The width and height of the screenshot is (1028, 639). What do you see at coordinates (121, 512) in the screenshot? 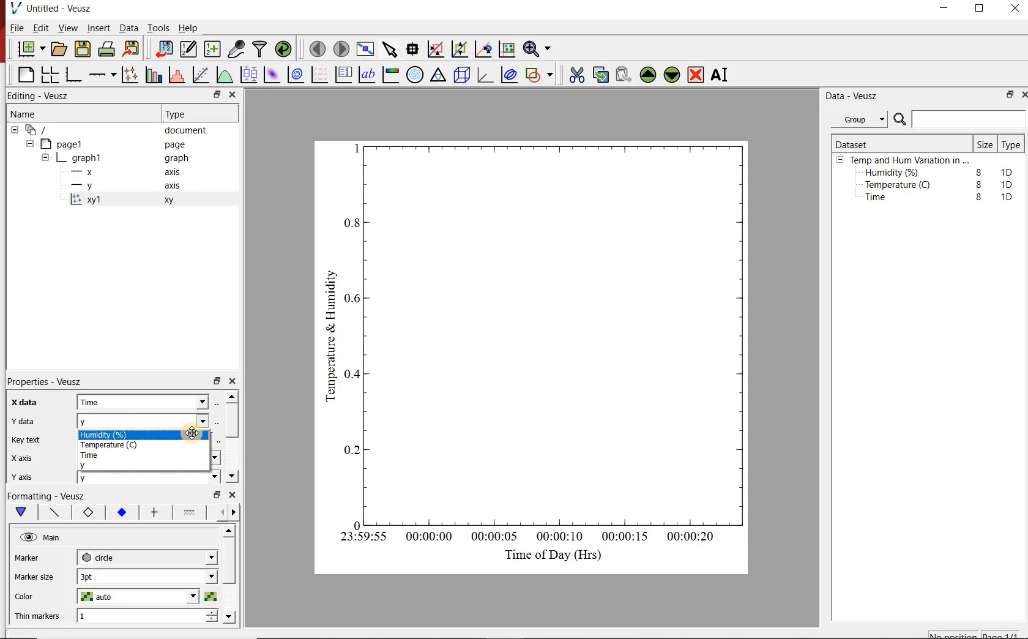
I see `marker fill` at bounding box center [121, 512].